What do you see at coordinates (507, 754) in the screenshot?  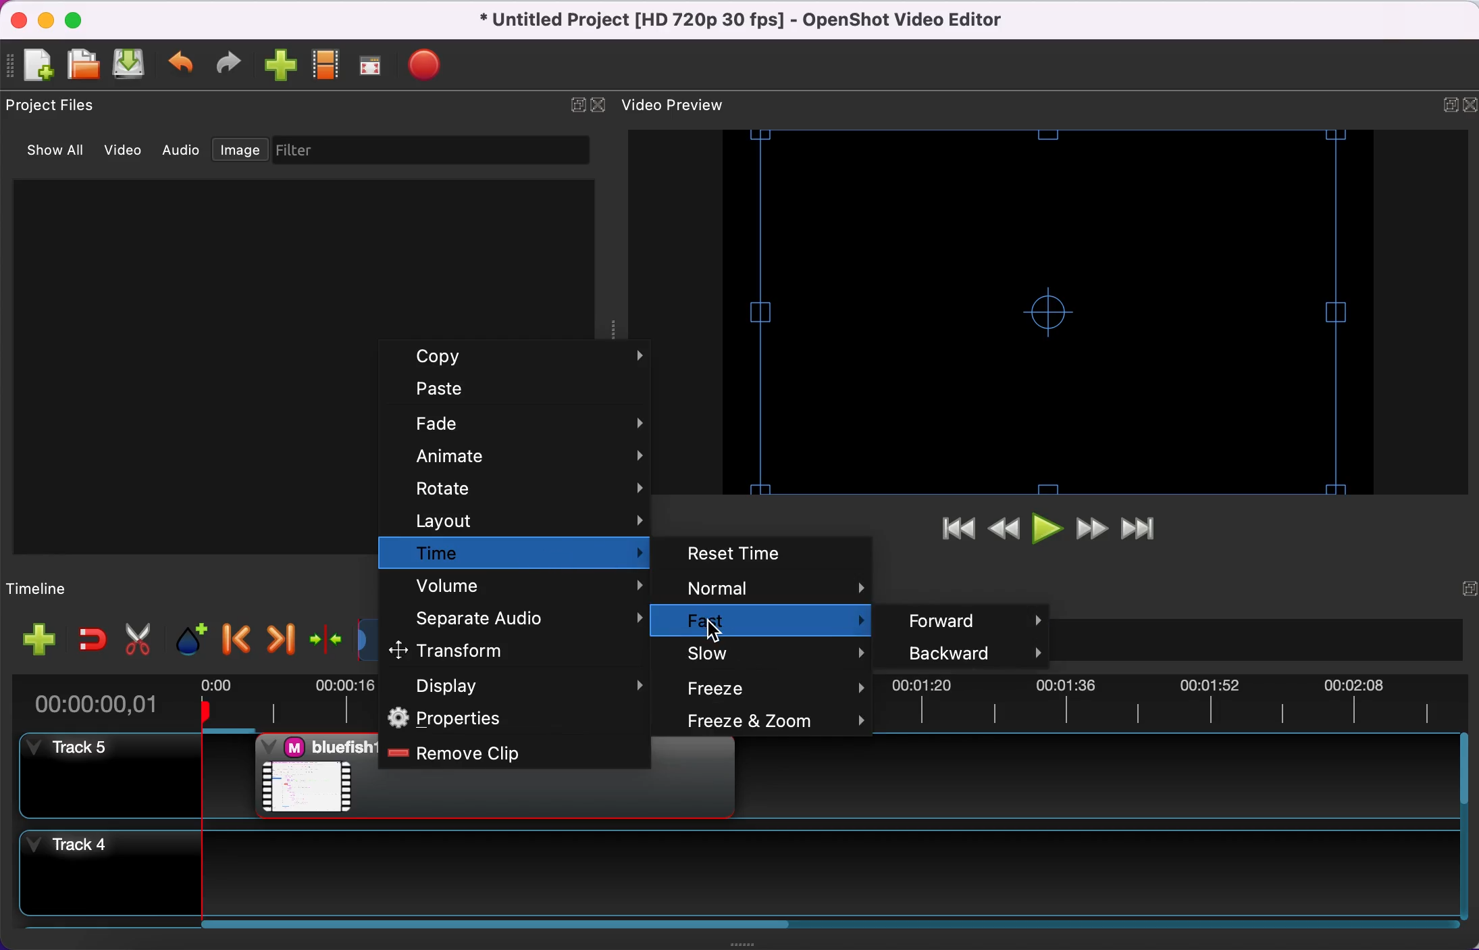 I see `remove clip` at bounding box center [507, 754].